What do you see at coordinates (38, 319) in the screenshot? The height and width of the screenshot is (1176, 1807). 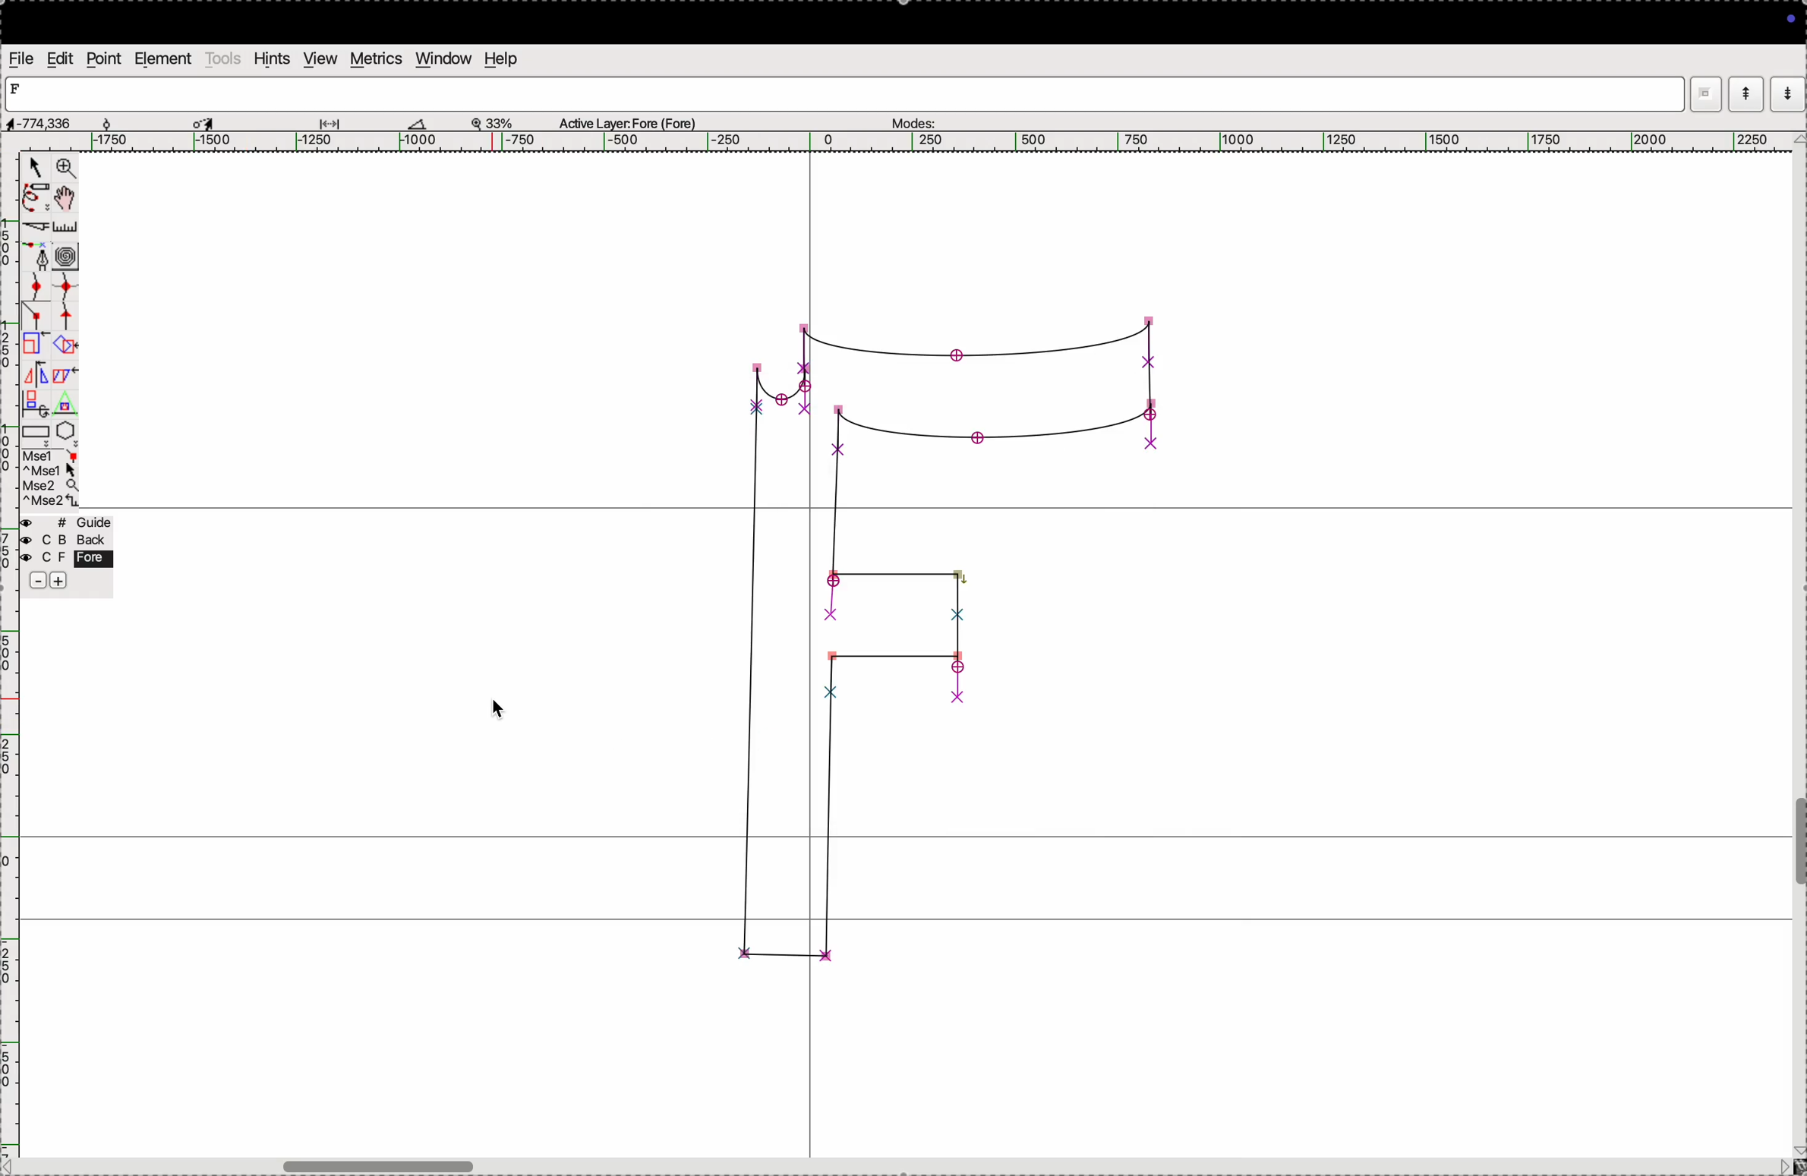 I see `line` at bounding box center [38, 319].